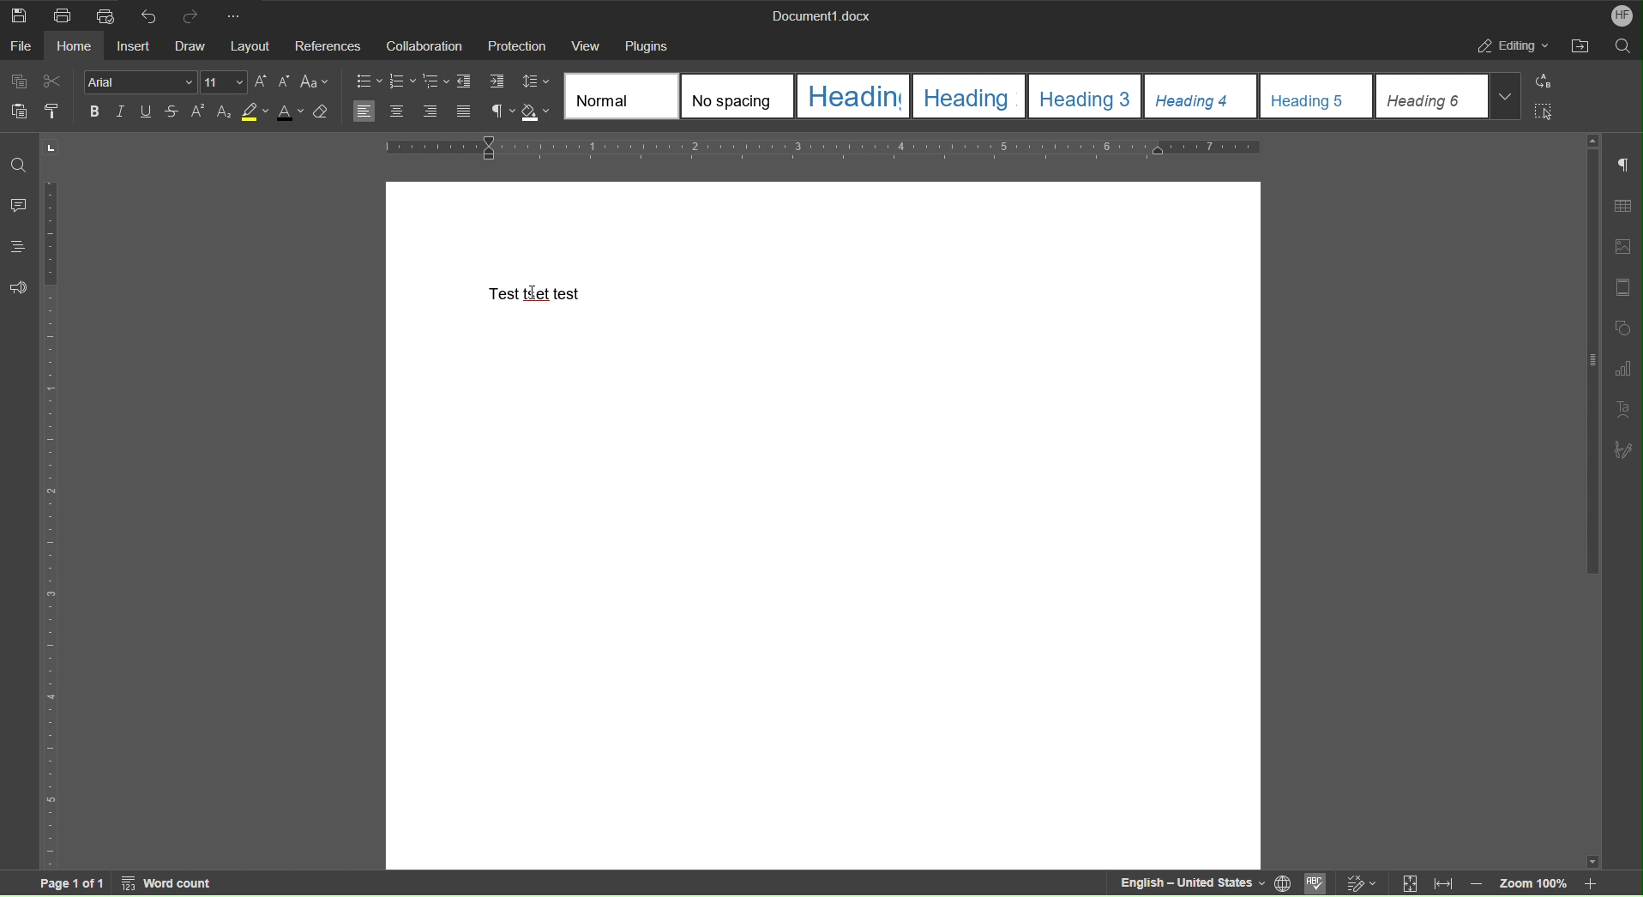 This screenshot has width=1643, height=897. I want to click on Decrease Font Size, so click(282, 82).